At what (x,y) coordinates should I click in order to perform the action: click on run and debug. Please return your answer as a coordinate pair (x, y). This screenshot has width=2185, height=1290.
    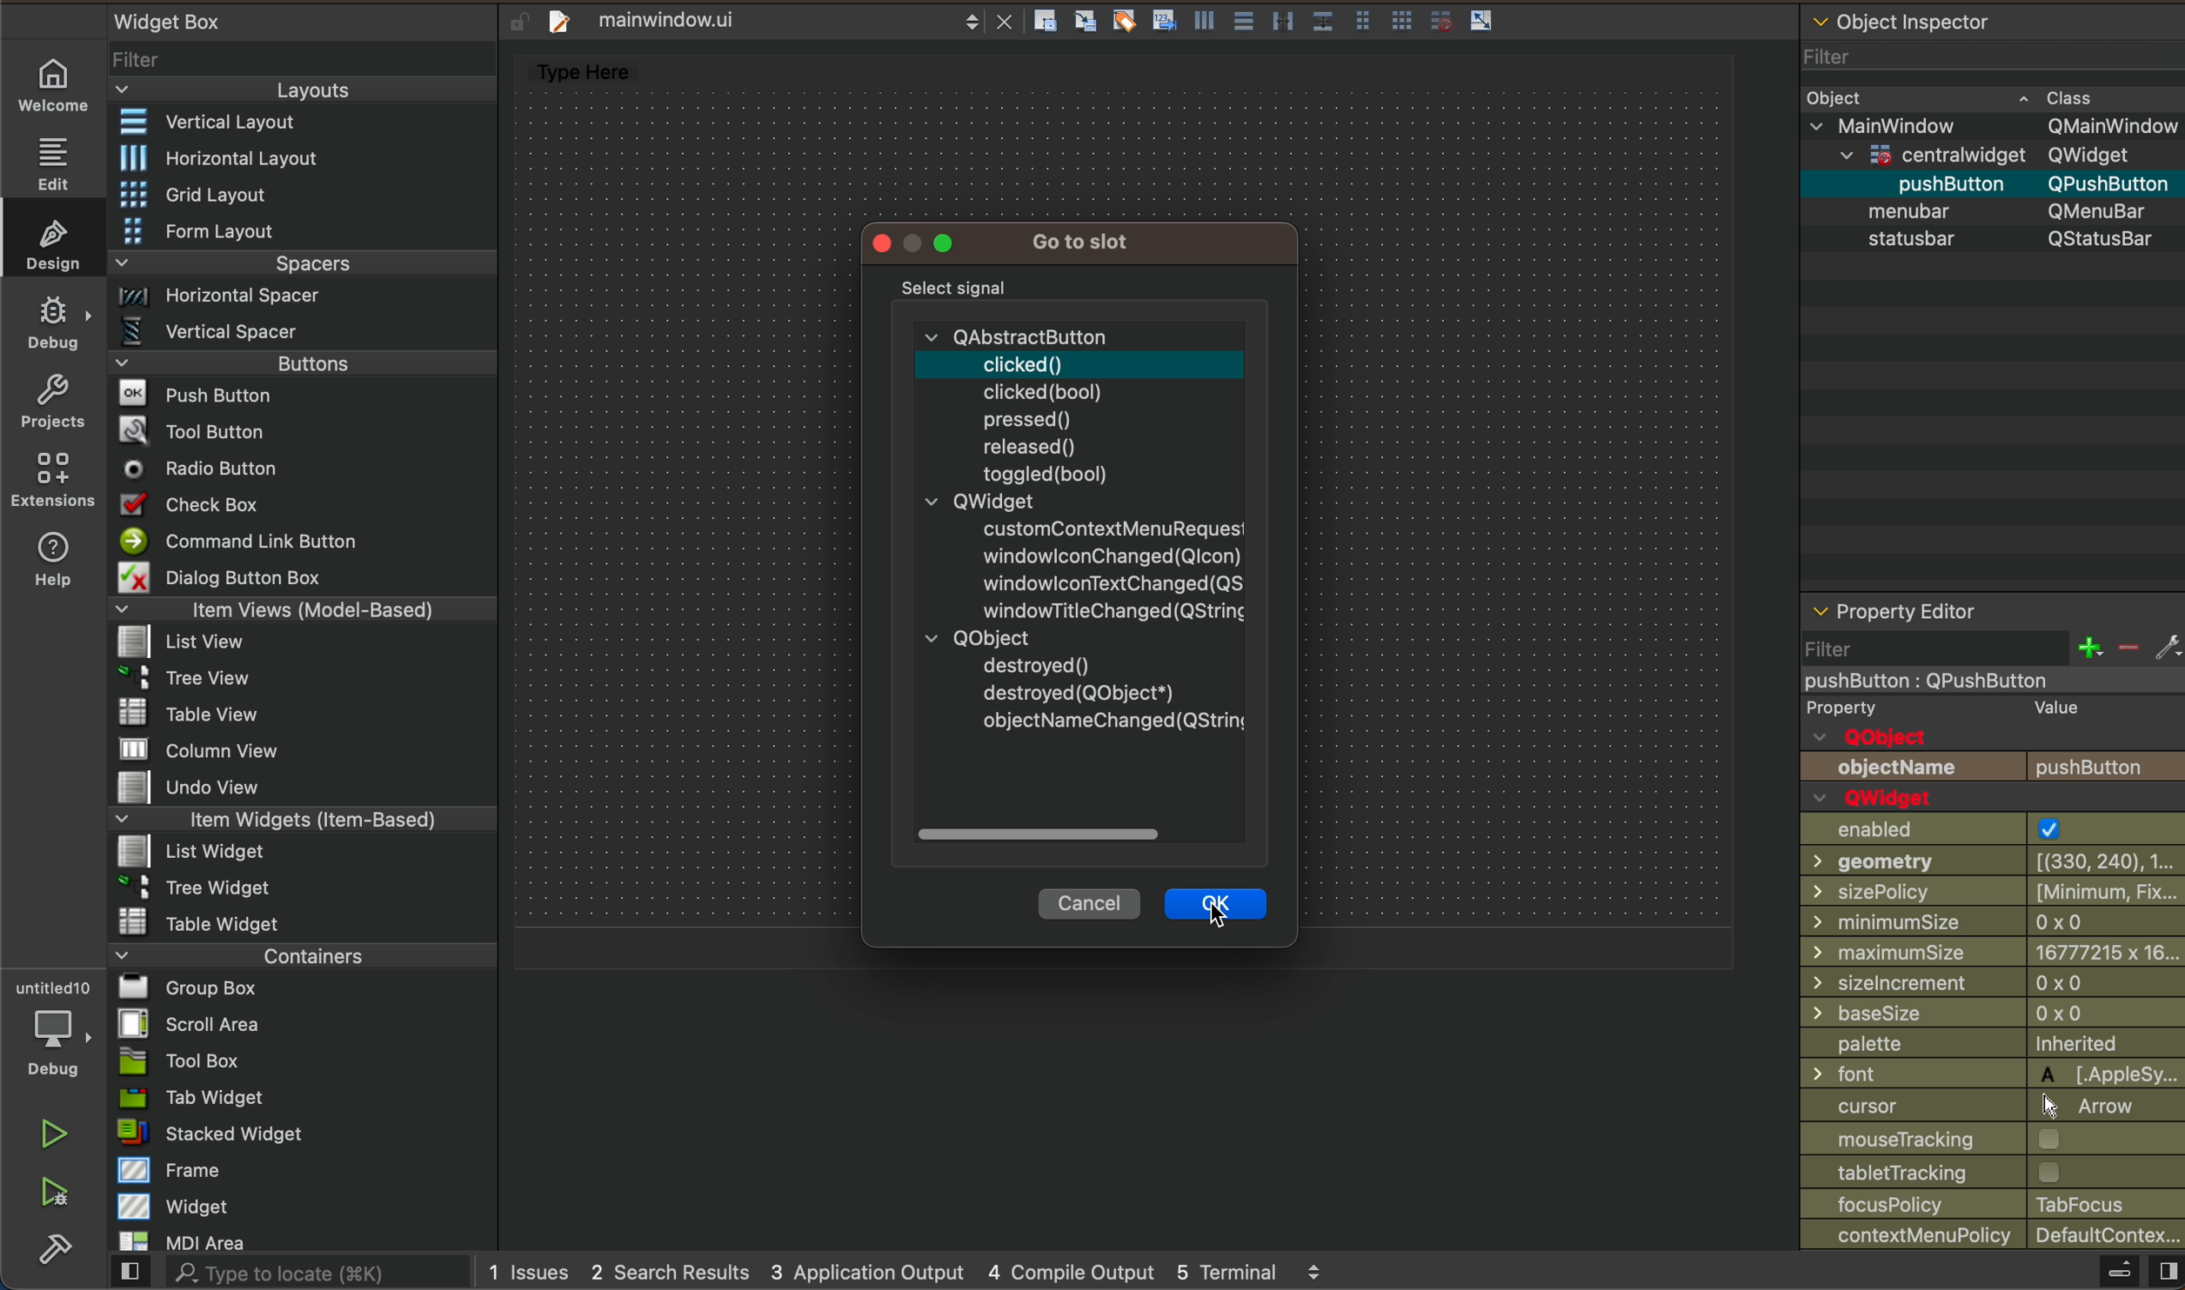
    Looking at the image, I should click on (52, 1200).